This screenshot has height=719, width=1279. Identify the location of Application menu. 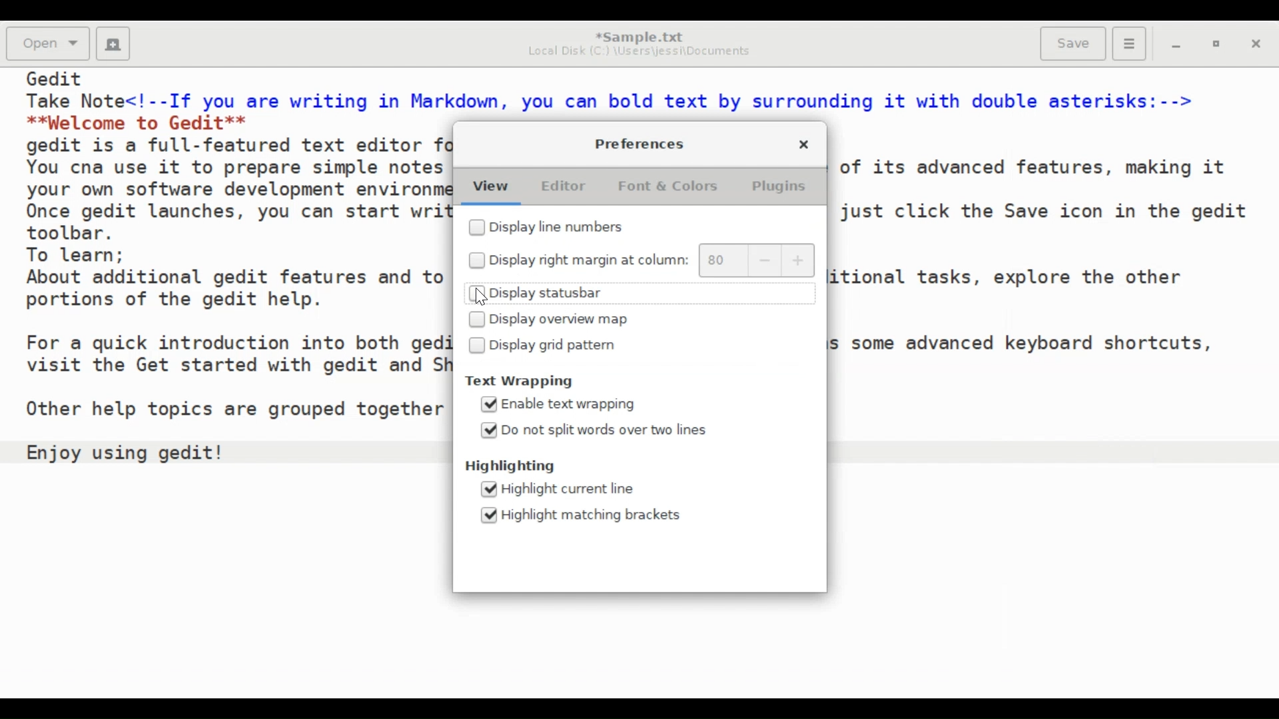
(1129, 44).